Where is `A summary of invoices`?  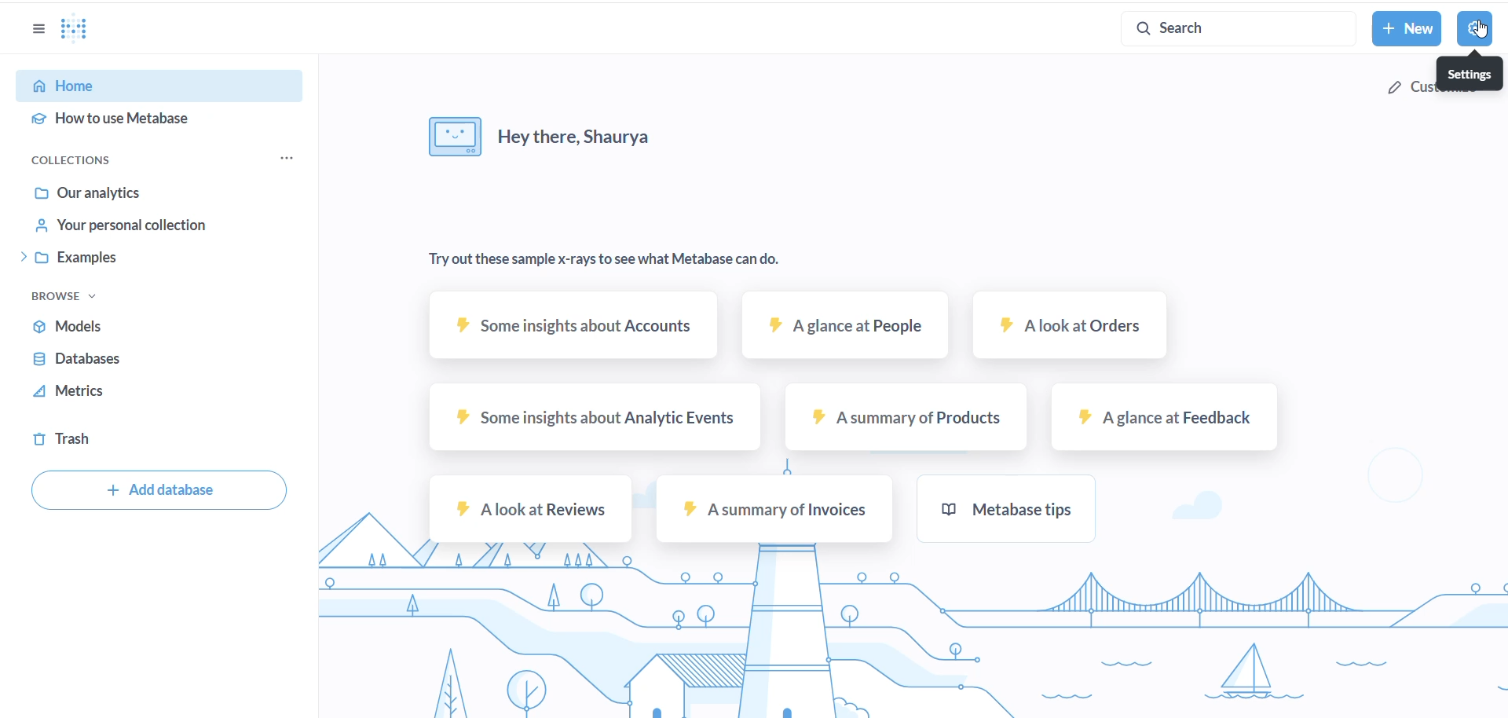
A summary of invoices is located at coordinates (774, 511).